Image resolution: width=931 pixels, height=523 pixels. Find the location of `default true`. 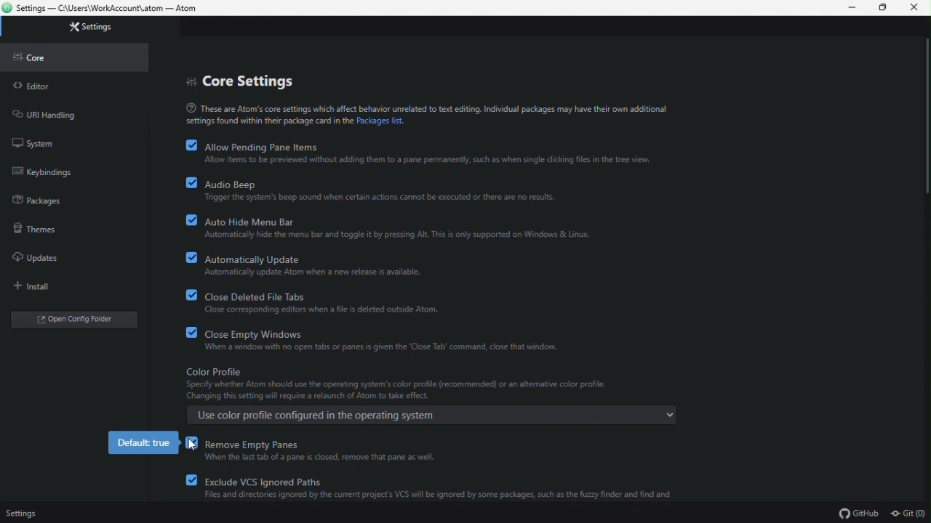

default true is located at coordinates (143, 444).